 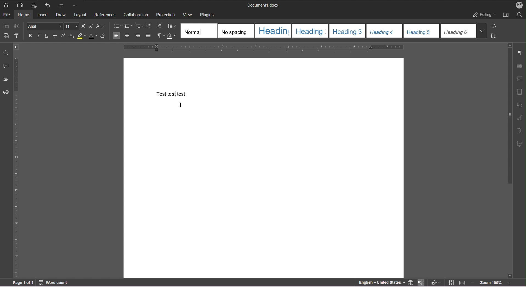 I want to click on Spellcheck, so click(x=422, y=283).